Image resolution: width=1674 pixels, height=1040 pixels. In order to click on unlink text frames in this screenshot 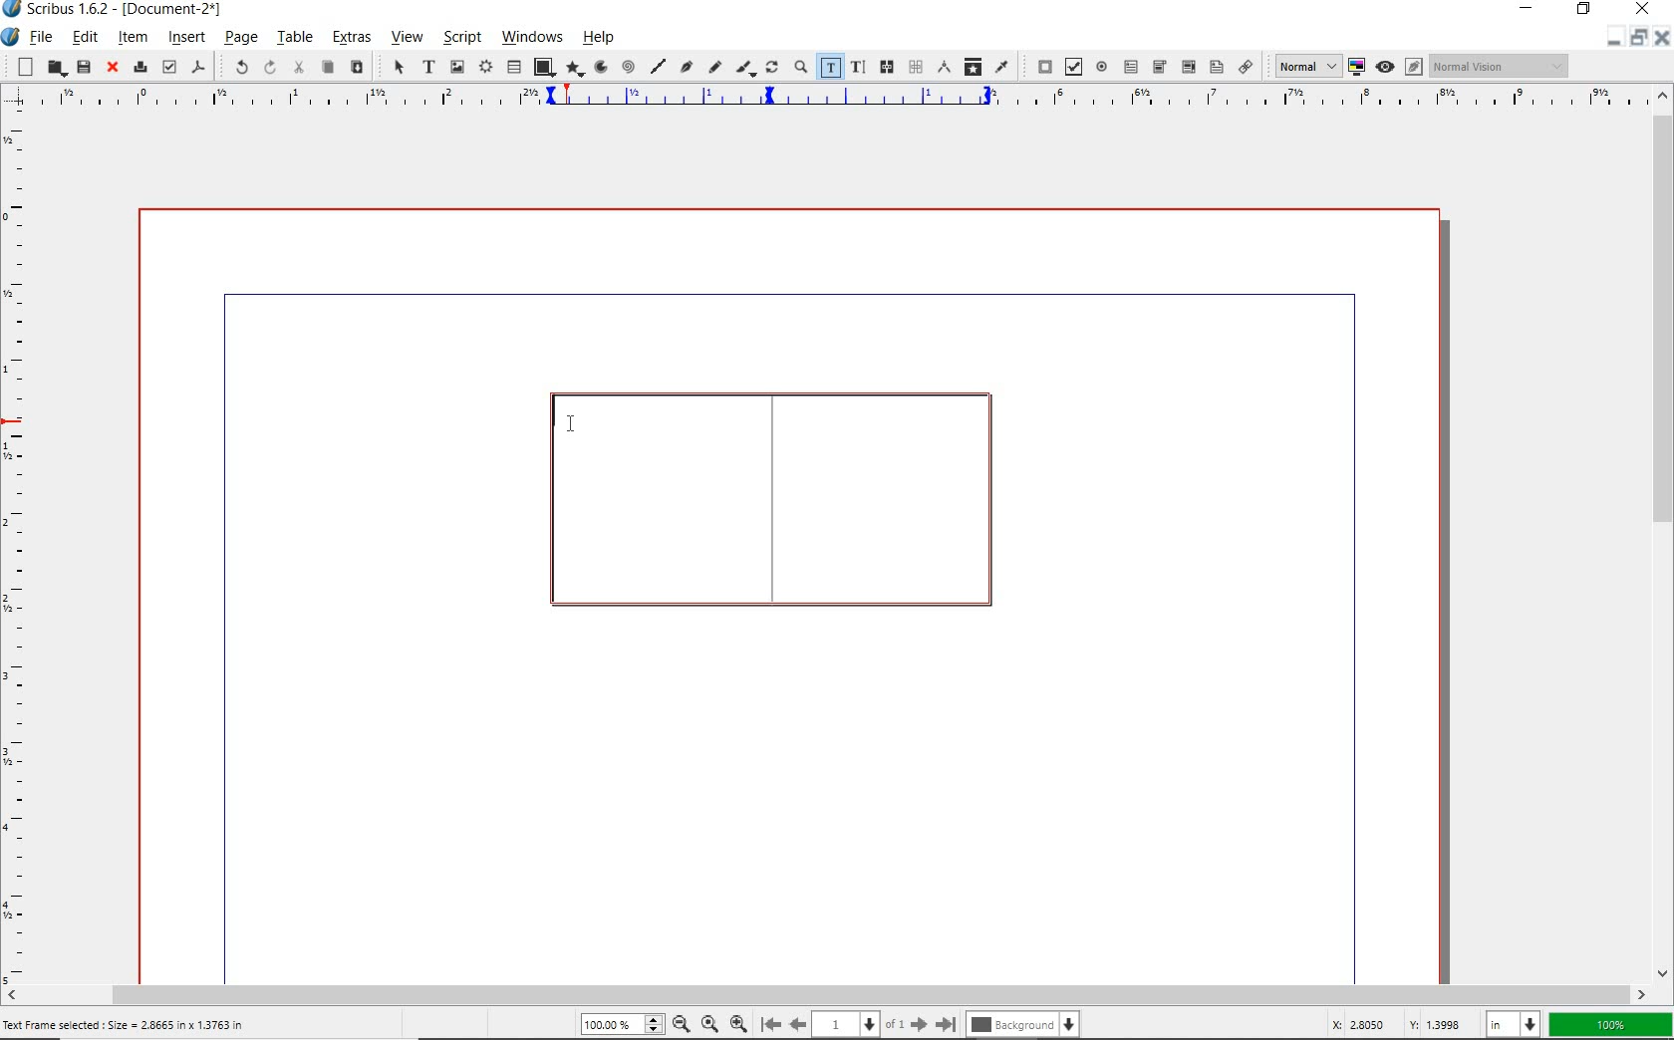, I will do `click(915, 68)`.